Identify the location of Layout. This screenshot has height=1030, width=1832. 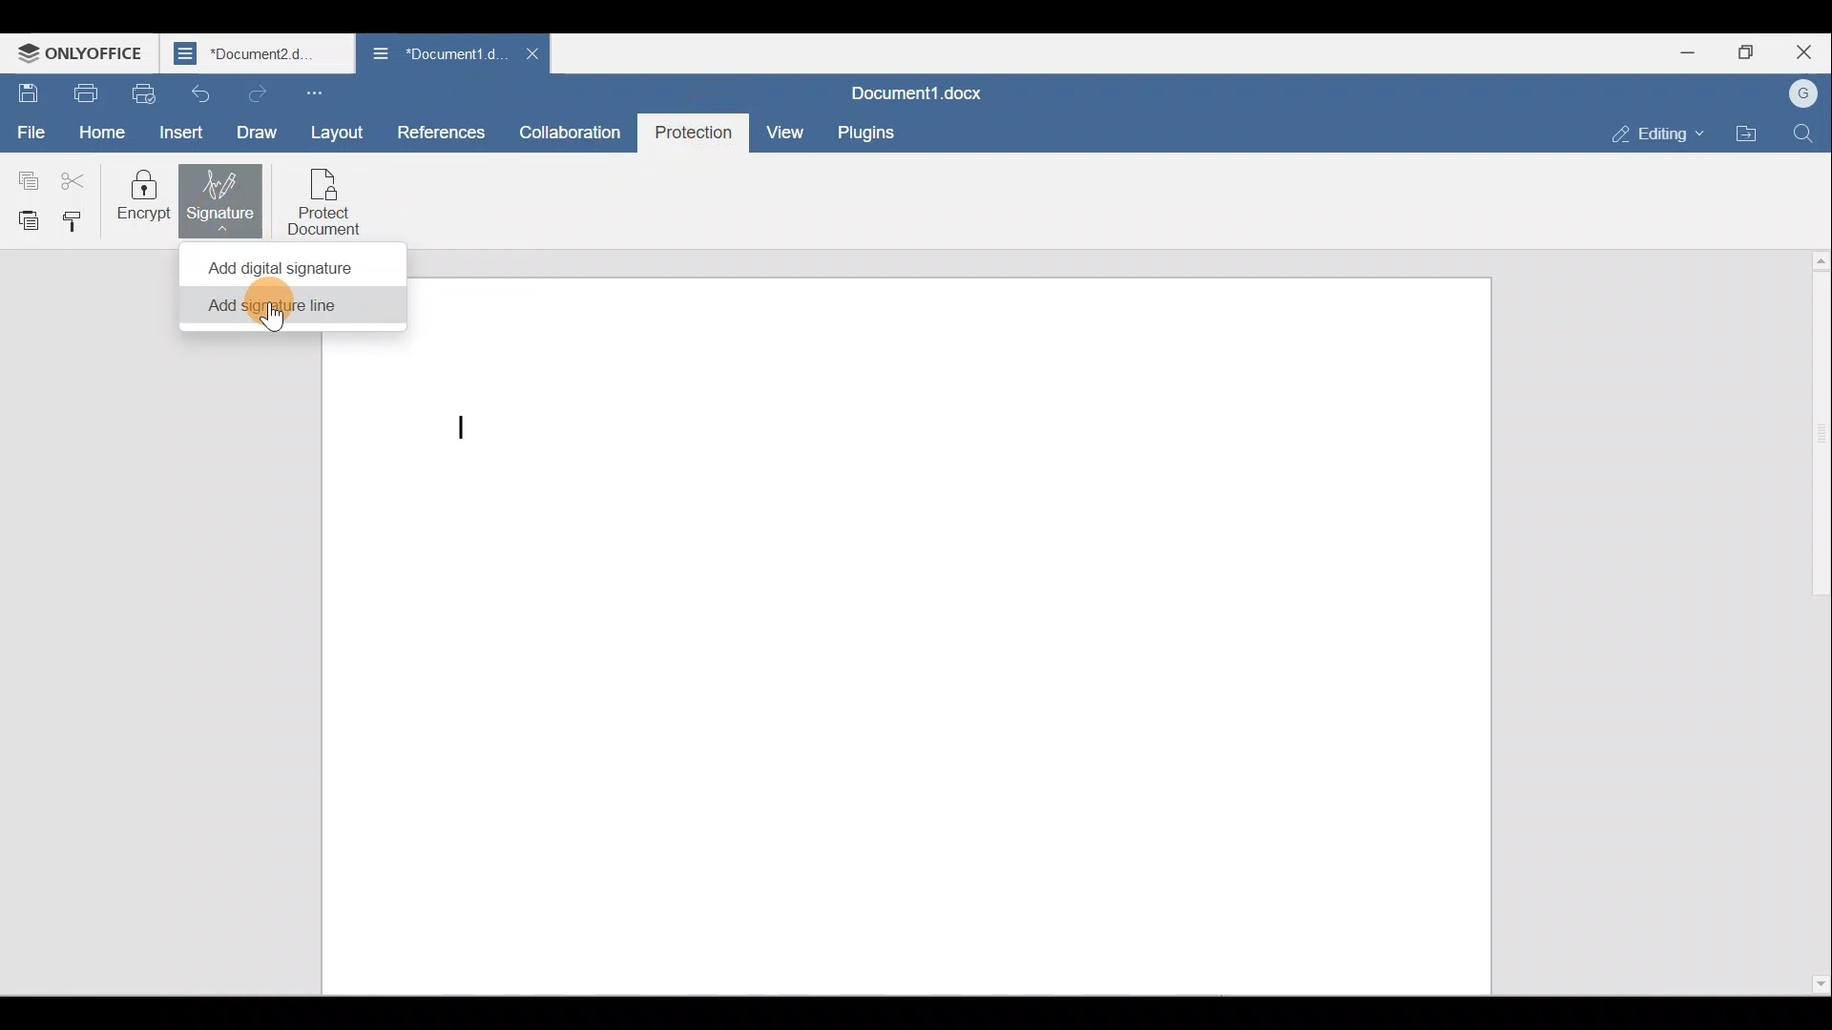
(334, 129).